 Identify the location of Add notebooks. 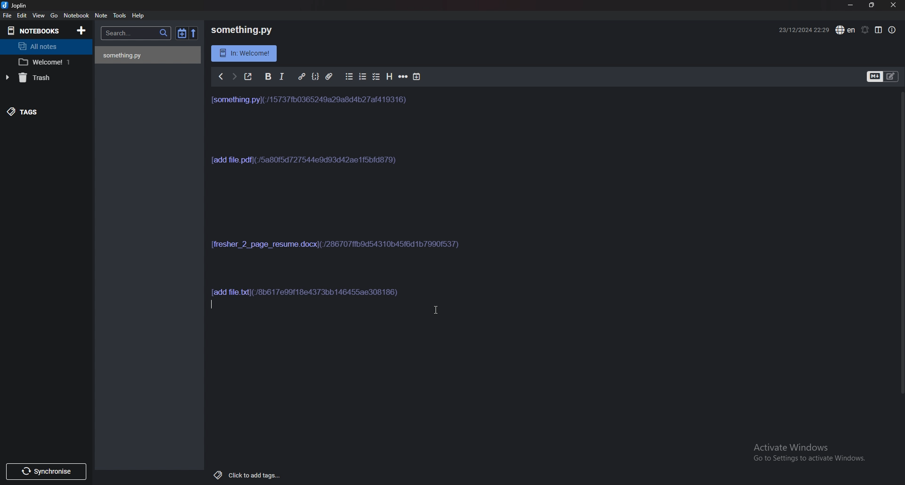
(81, 30).